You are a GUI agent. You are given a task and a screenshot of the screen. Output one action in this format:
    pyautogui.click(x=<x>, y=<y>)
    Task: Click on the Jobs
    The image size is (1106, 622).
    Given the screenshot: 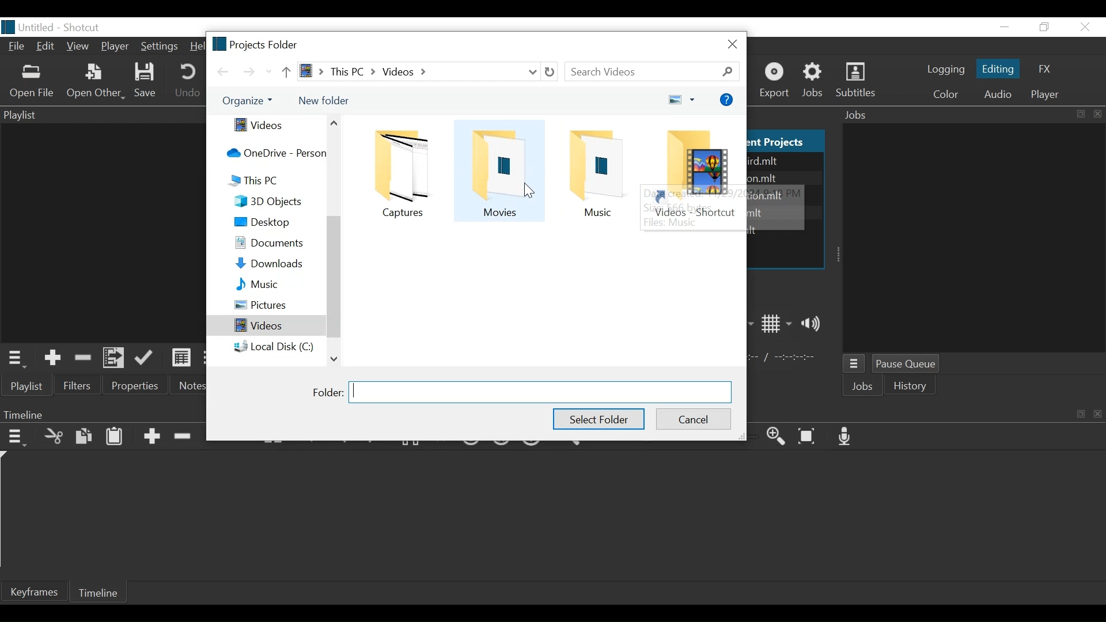 What is the action you would take?
    pyautogui.click(x=865, y=388)
    